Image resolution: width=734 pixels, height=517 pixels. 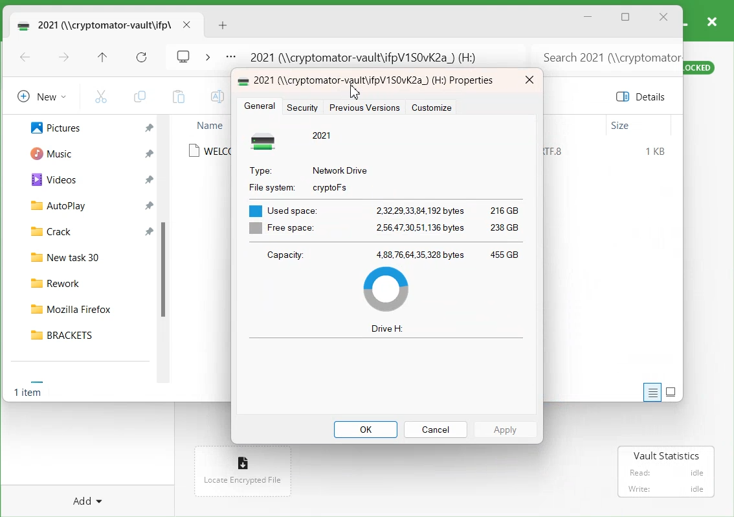 I want to click on Previous Versions, so click(x=364, y=108).